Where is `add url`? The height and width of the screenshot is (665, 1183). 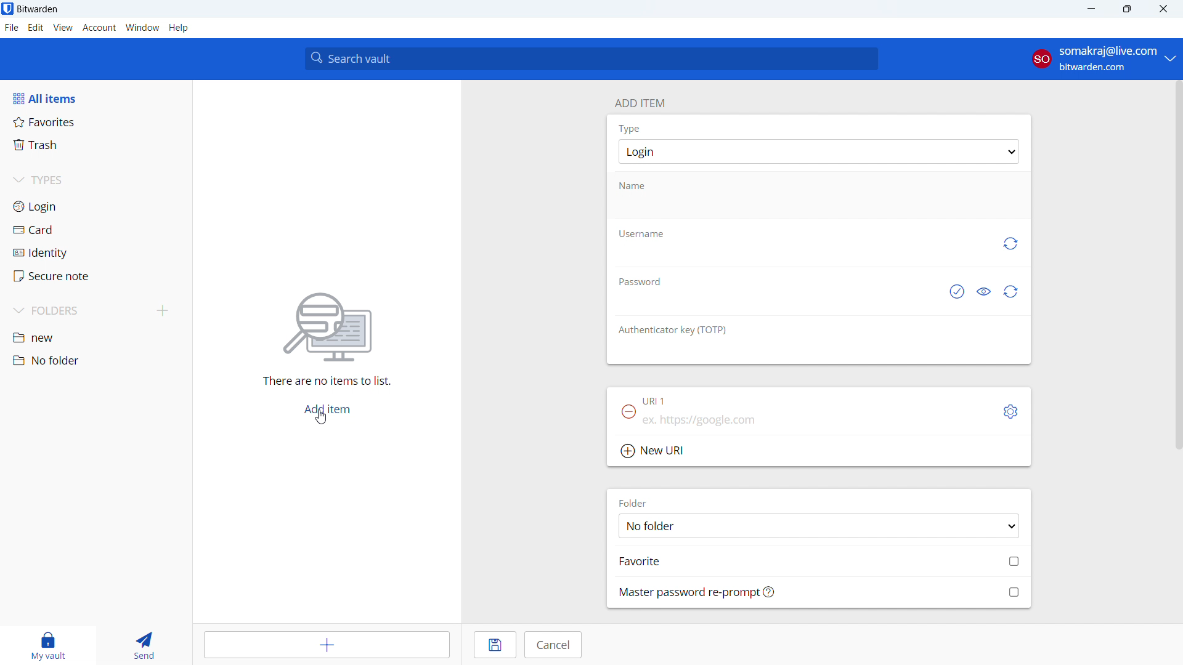
add url is located at coordinates (818, 423).